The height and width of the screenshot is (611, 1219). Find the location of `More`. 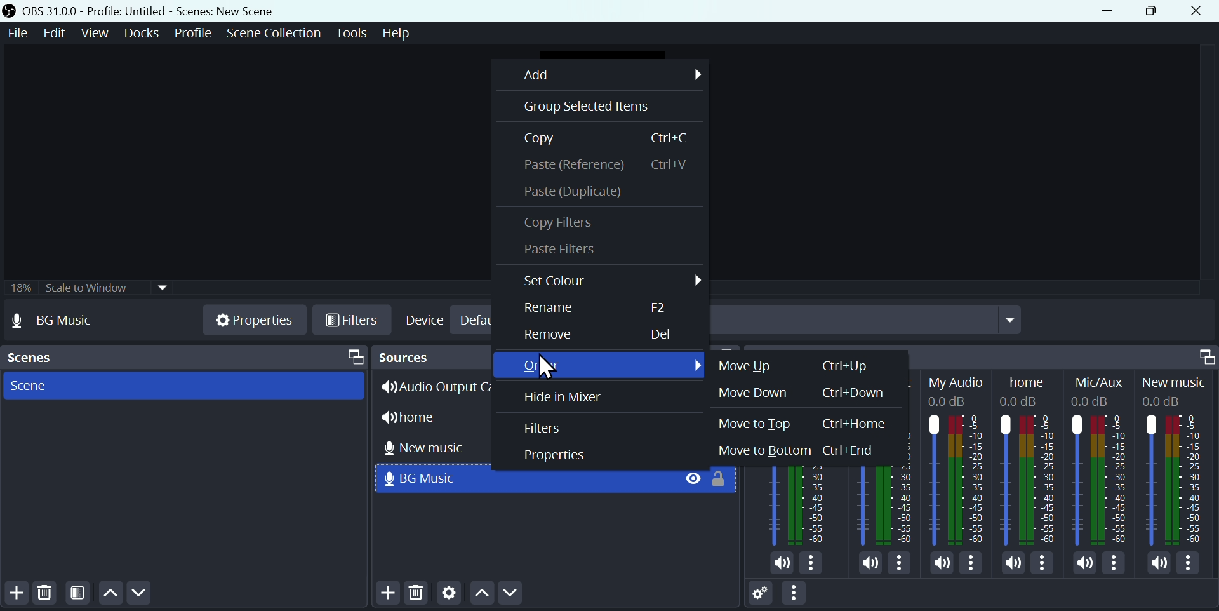

More is located at coordinates (1119, 566).